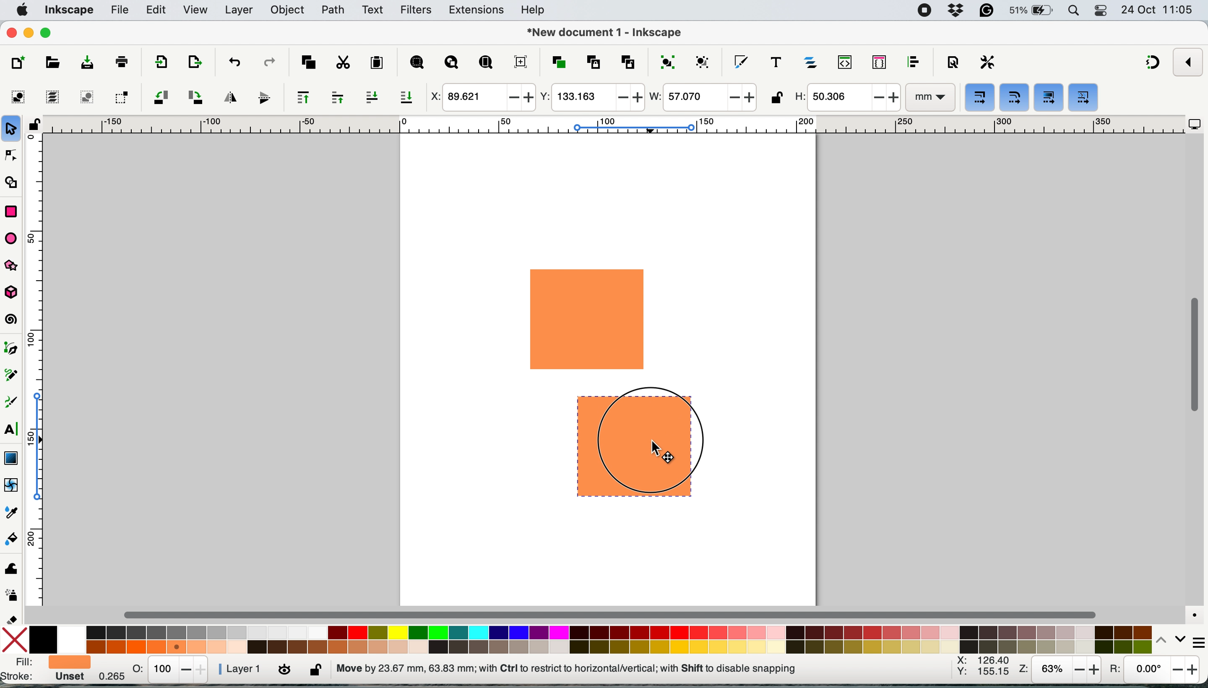 The image size is (1208, 688). What do you see at coordinates (28, 32) in the screenshot?
I see `minimise` at bounding box center [28, 32].